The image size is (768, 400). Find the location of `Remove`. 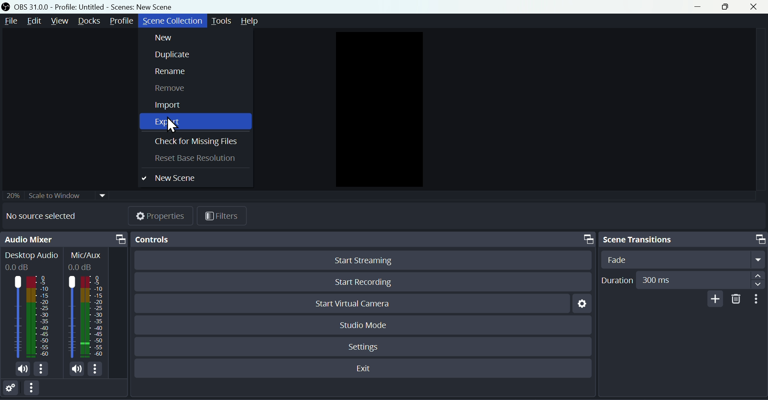

Remove is located at coordinates (168, 91).